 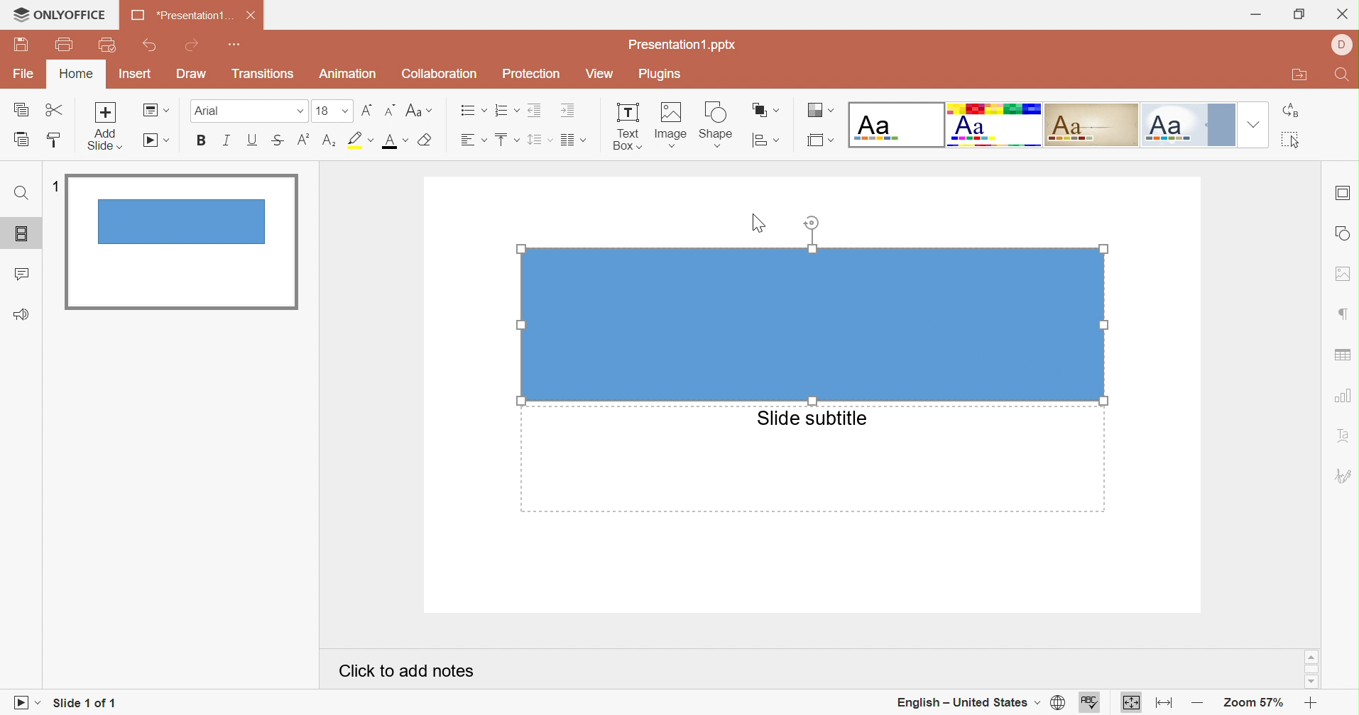 What do you see at coordinates (389, 111) in the screenshot?
I see `Decrement font size` at bounding box center [389, 111].